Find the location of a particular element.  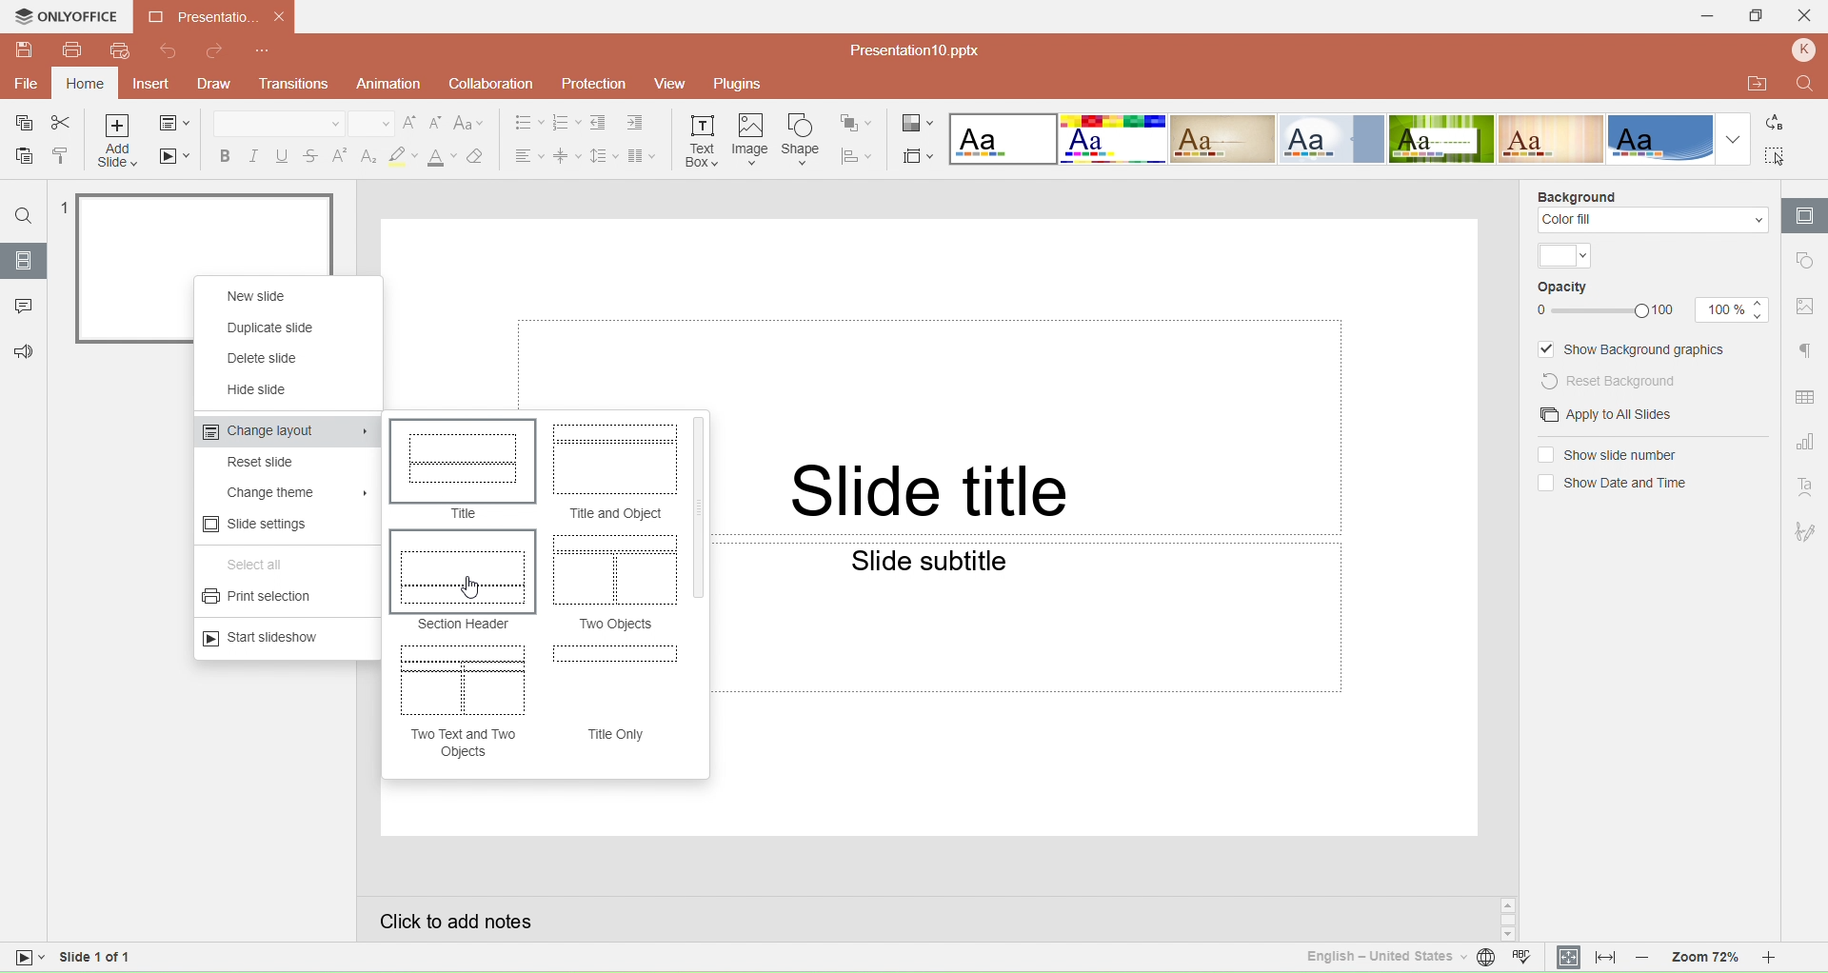

Chart setting is located at coordinates (1807, 439).